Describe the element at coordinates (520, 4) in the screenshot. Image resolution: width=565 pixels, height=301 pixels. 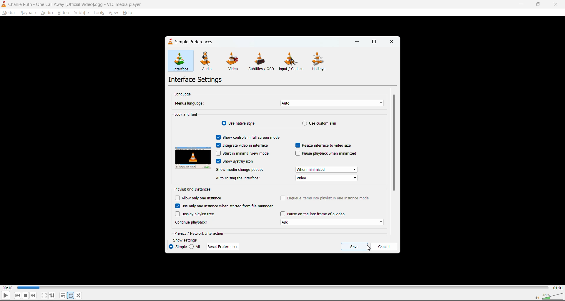
I see `minimize` at that location.